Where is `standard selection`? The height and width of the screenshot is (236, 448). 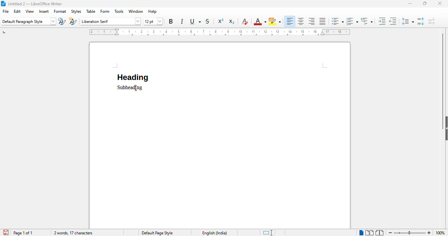
standard selection is located at coordinates (268, 233).